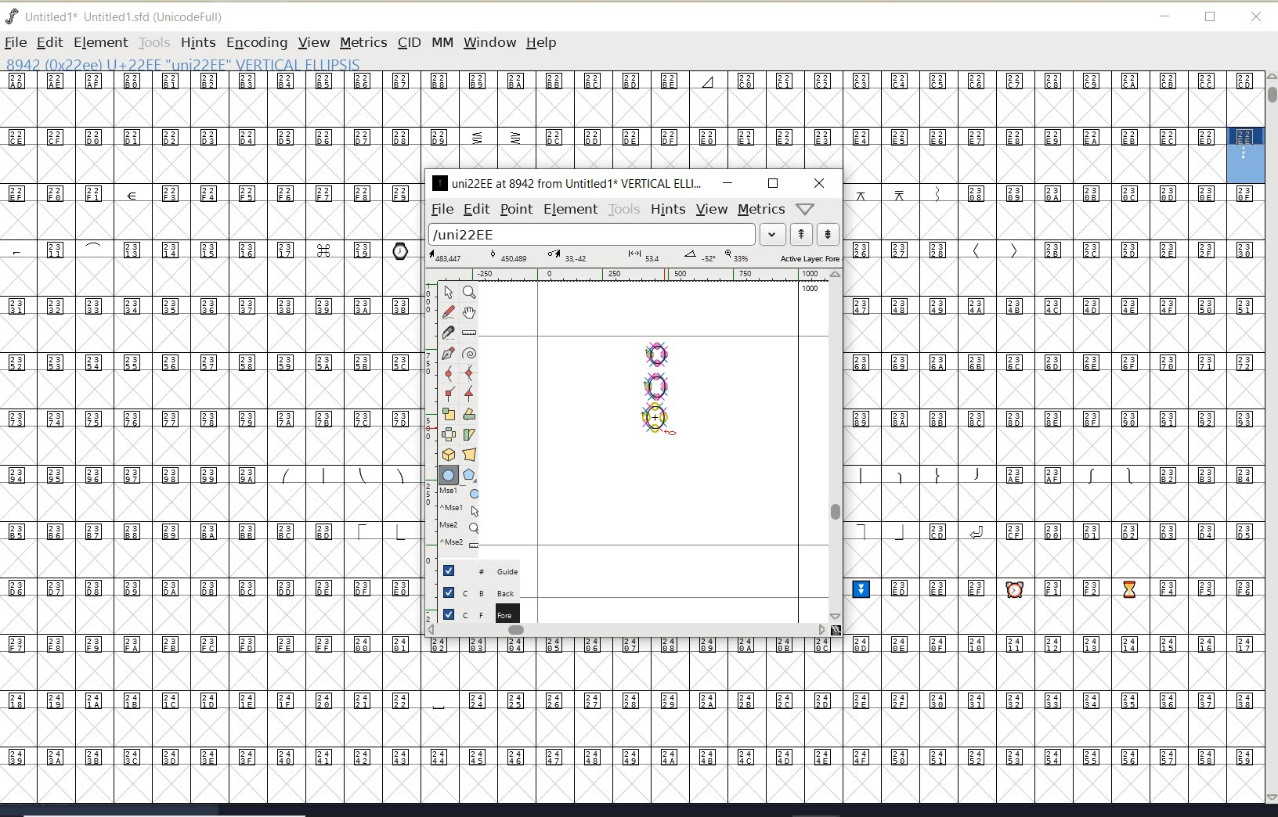 This screenshot has width=1278, height=817. I want to click on active layer, so click(635, 258).